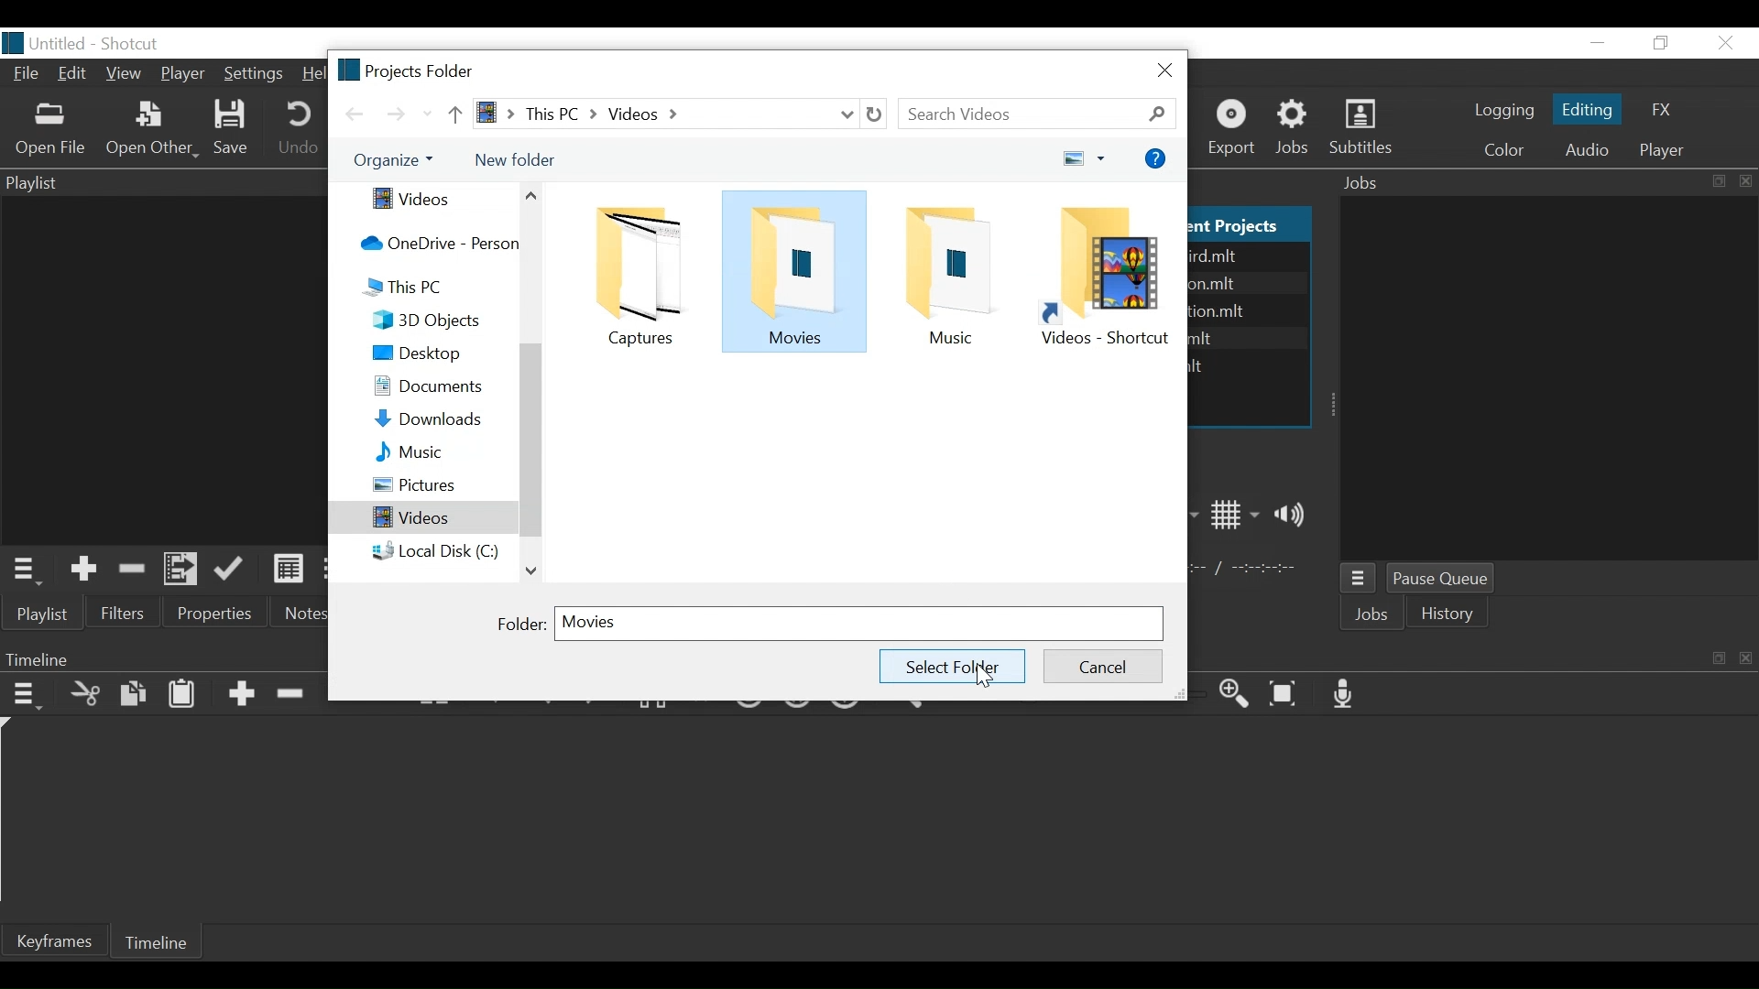 This screenshot has height=989, width=1759. What do you see at coordinates (530, 196) in the screenshot?
I see `Scroll up` at bounding box center [530, 196].